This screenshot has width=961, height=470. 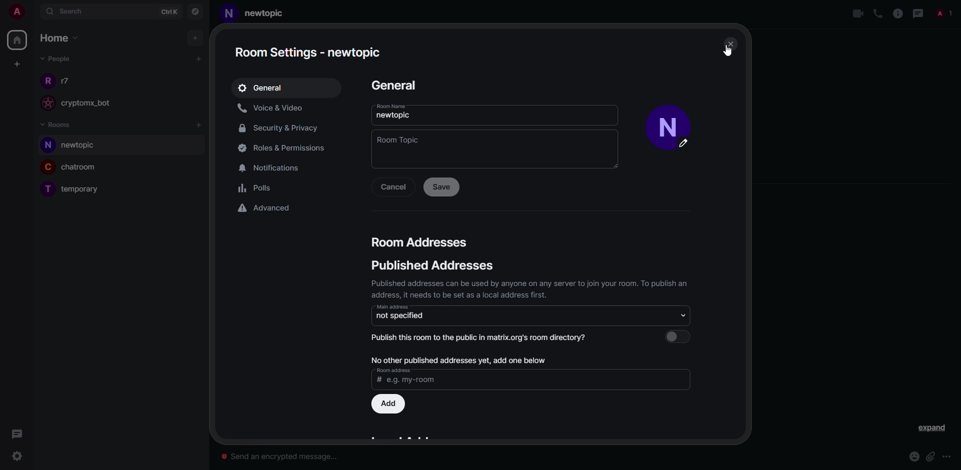 What do you see at coordinates (273, 107) in the screenshot?
I see `voice video` at bounding box center [273, 107].